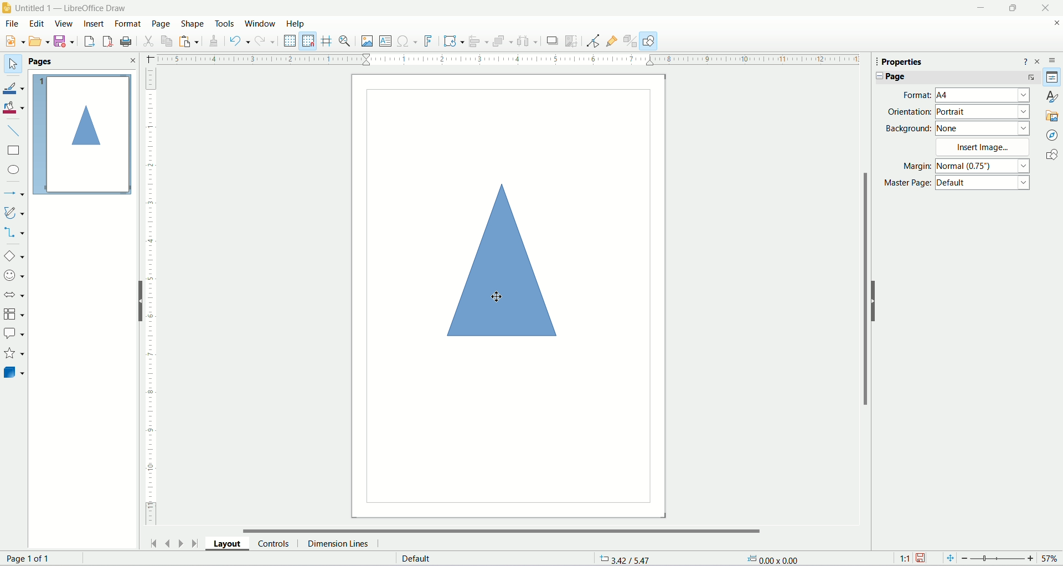  Describe the element at coordinates (179, 542) in the screenshot. I see `Move to next page` at that location.